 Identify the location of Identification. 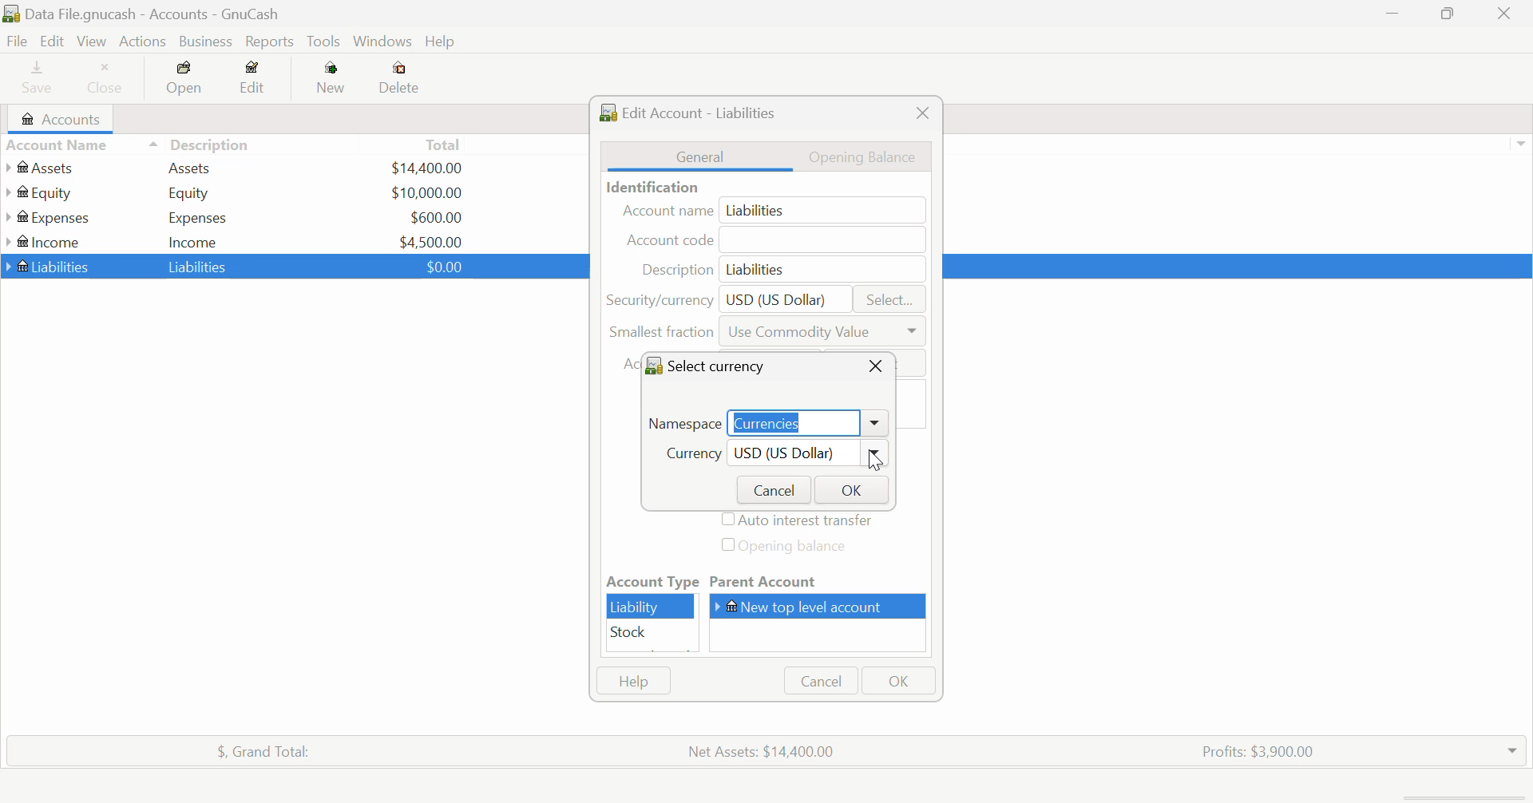
(649, 187).